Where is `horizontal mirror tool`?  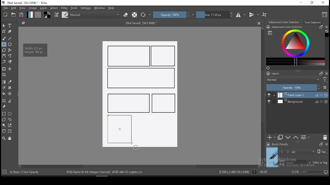 horizontal mirror tool is located at coordinates (241, 15).